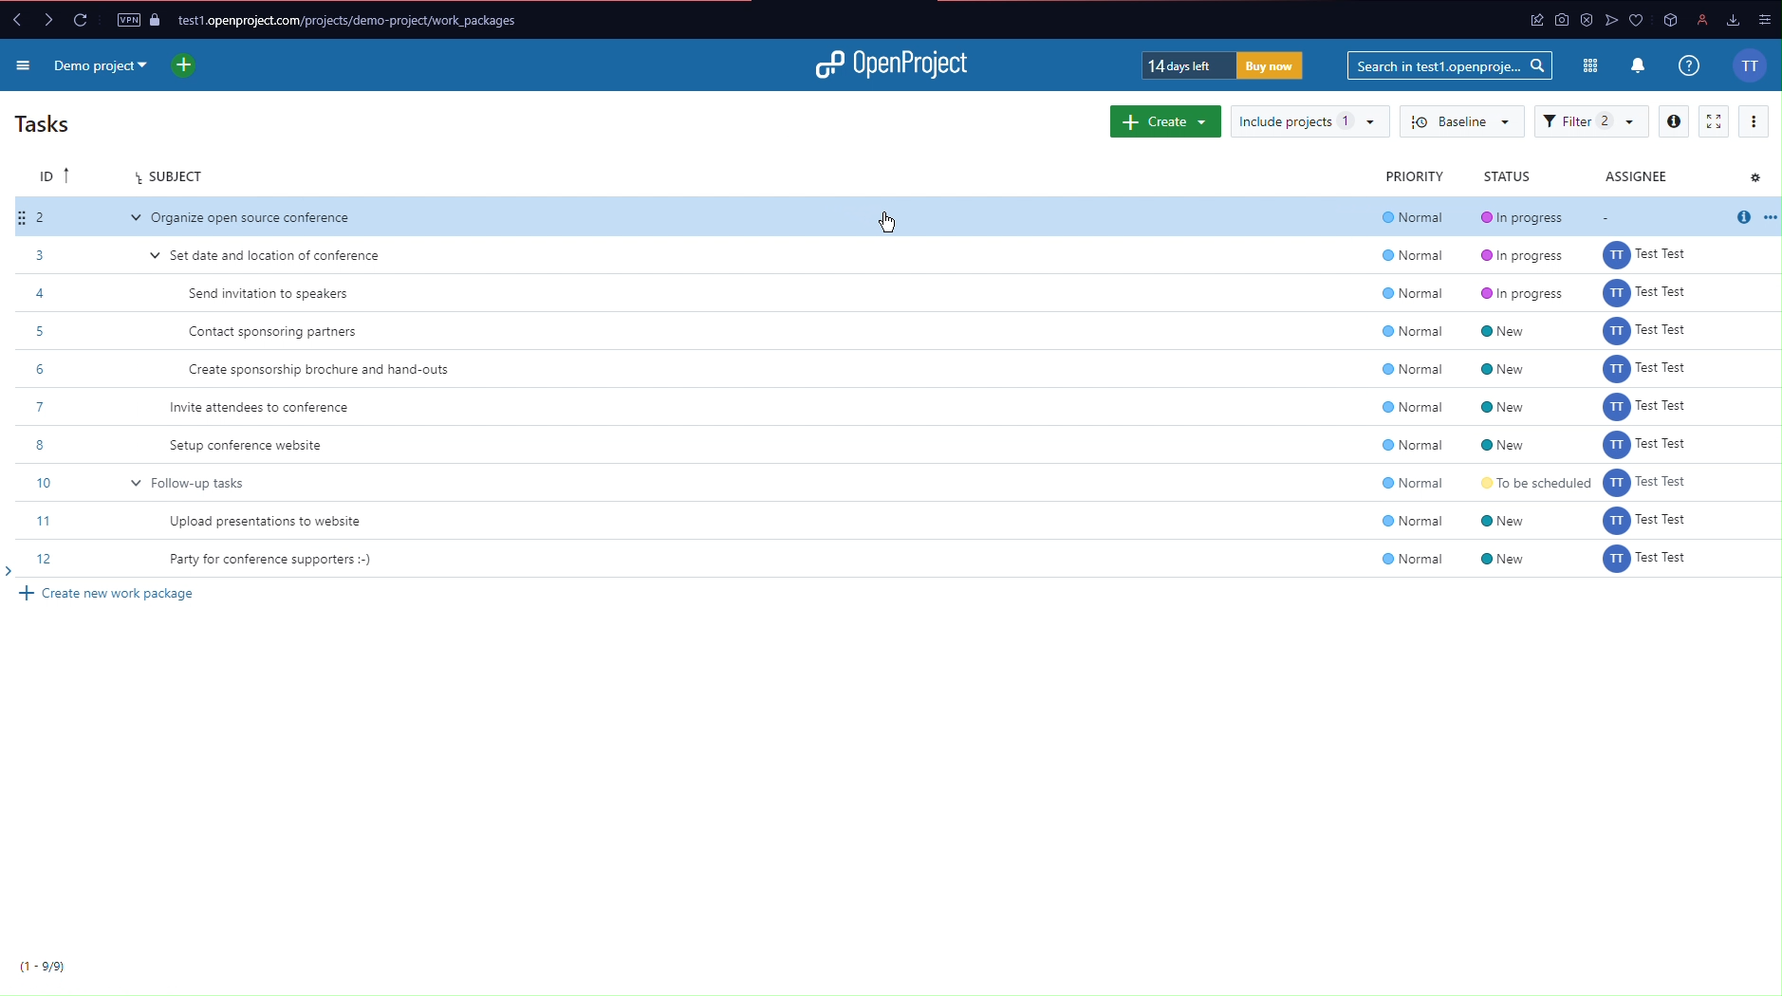  Describe the element at coordinates (37, 21) in the screenshot. I see `Forward and back` at that location.